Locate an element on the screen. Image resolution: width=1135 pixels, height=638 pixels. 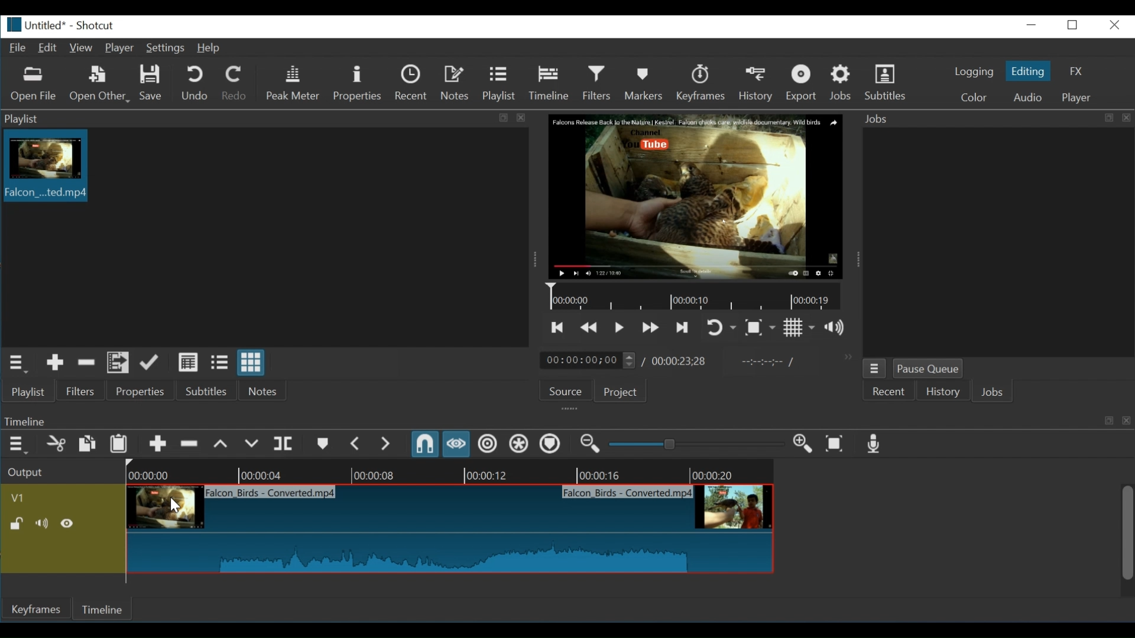
View as detail is located at coordinates (189, 363).